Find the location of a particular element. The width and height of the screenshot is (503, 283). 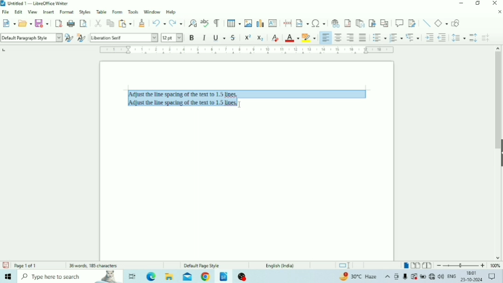

Insert Chart is located at coordinates (260, 23).